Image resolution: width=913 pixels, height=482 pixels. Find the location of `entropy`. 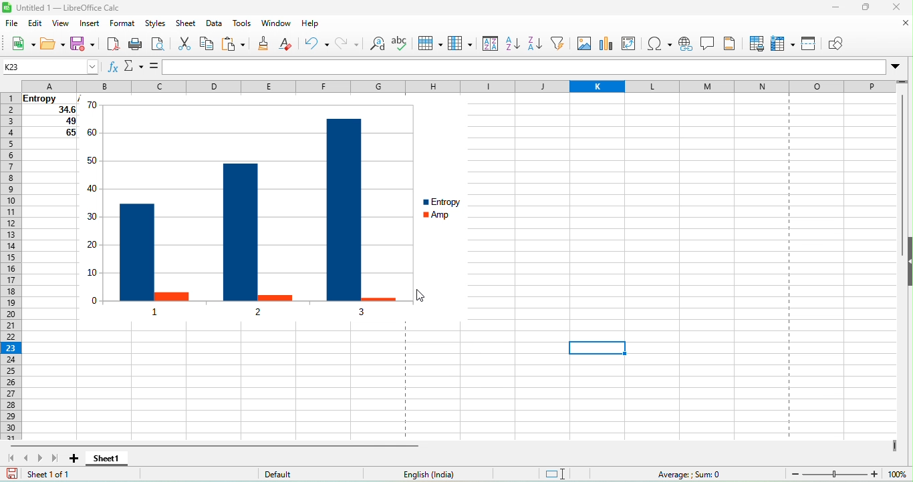

entropy is located at coordinates (47, 98).